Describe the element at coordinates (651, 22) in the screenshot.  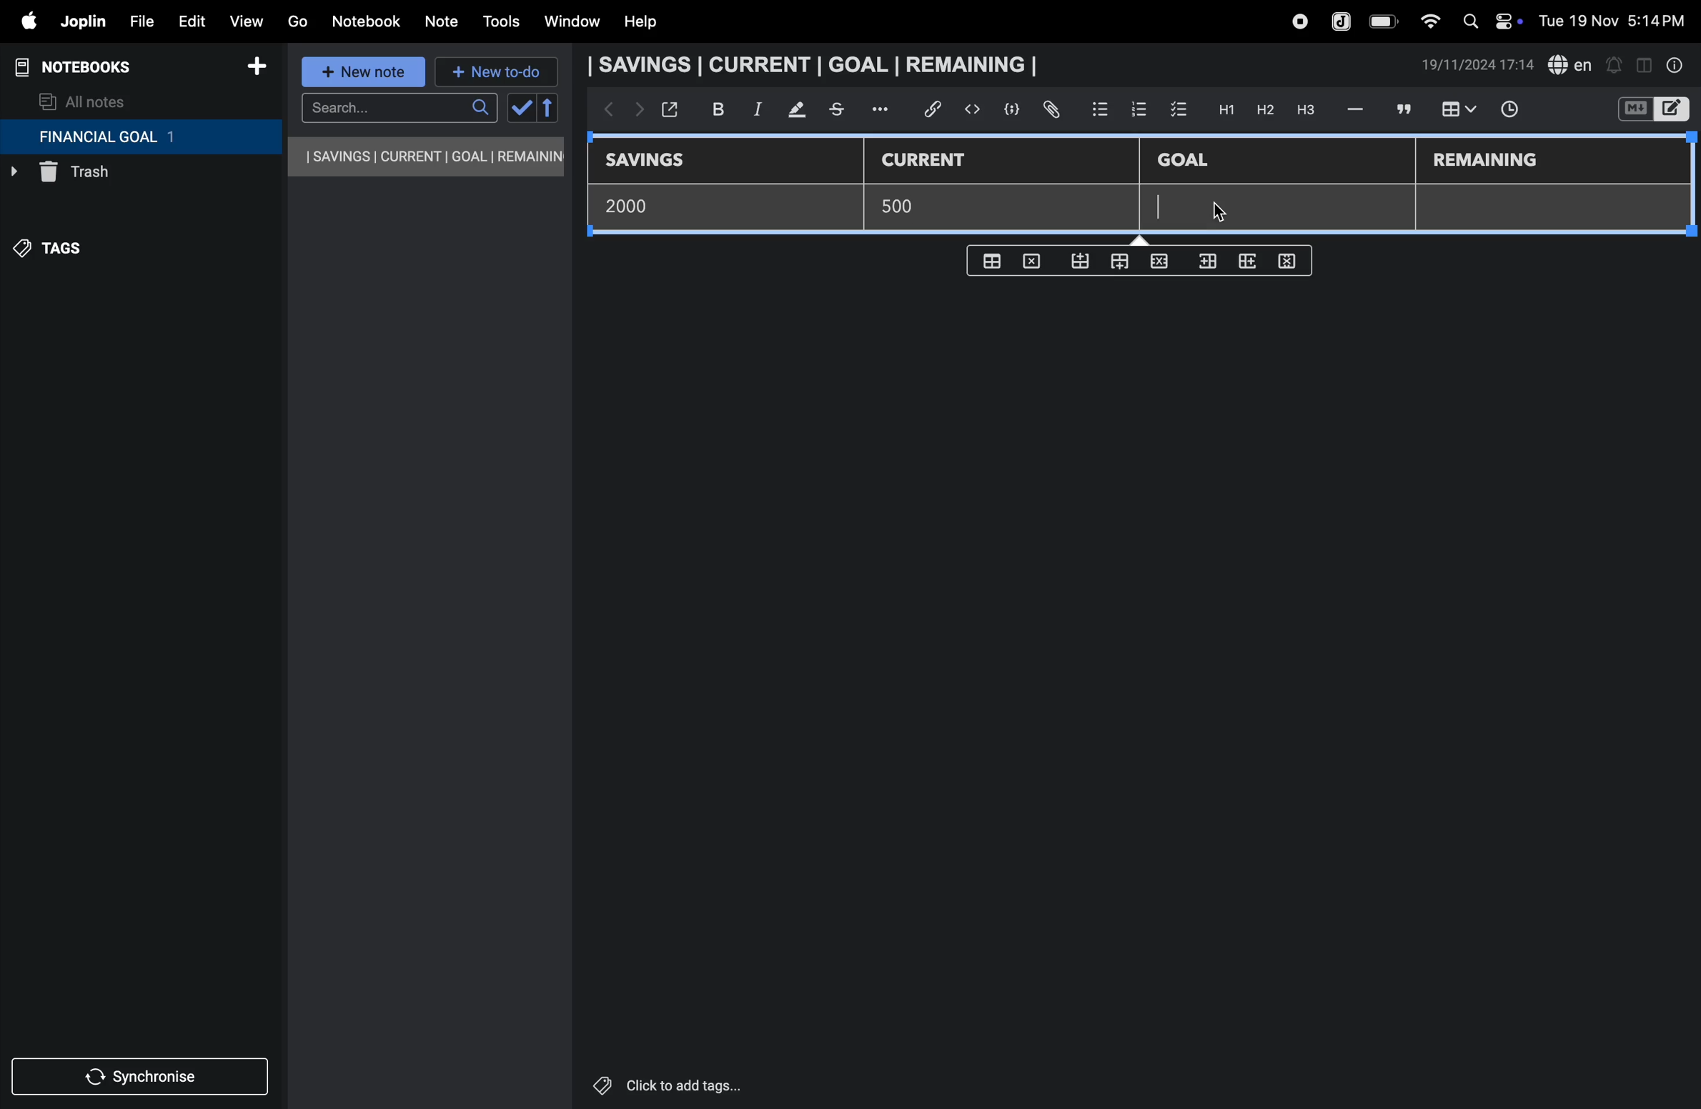
I see `help` at that location.